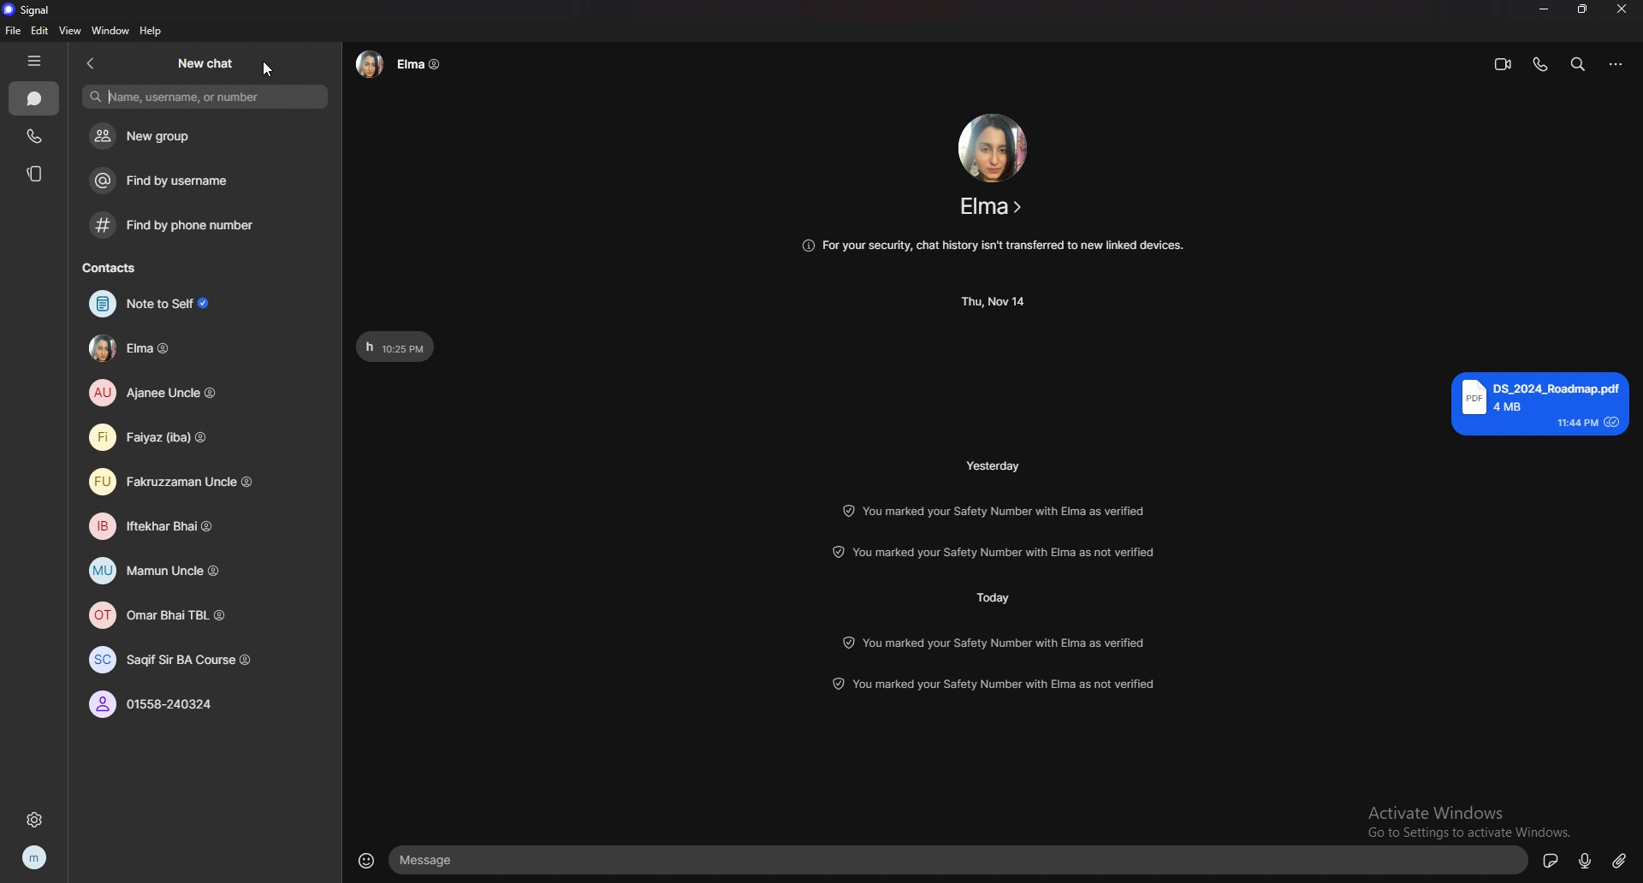 The image size is (1643, 883). Describe the element at coordinates (171, 617) in the screenshot. I see `contact` at that location.